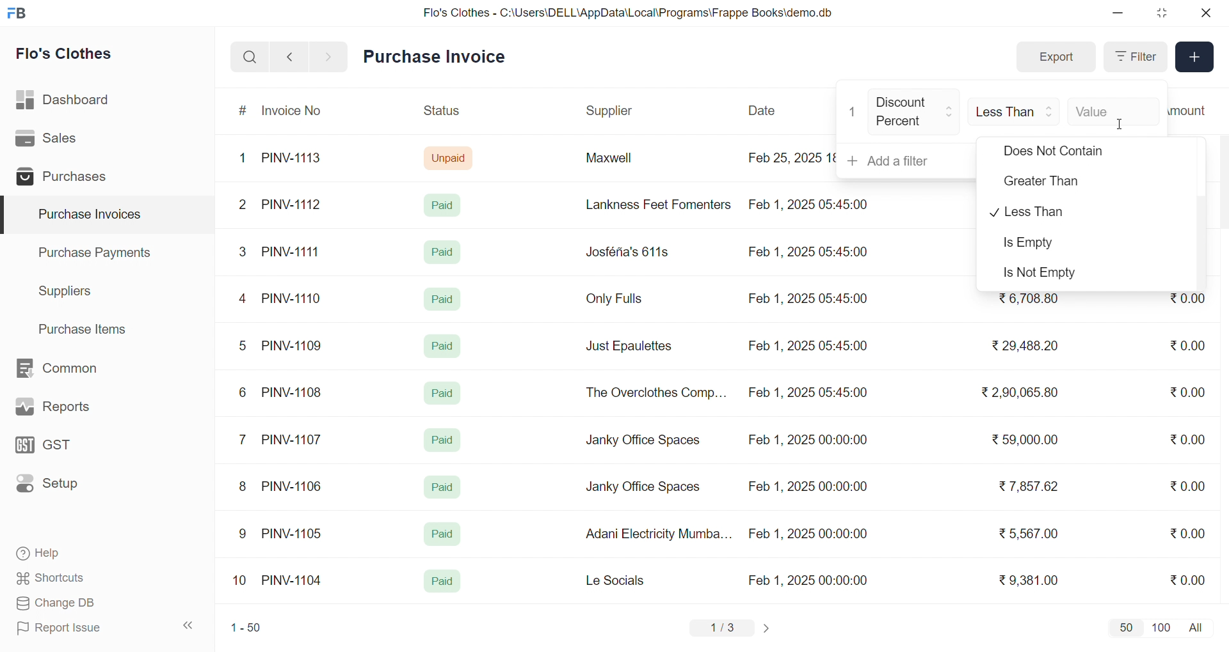 The height and width of the screenshot is (652, 1229). I want to click on PINV-1112, so click(291, 205).